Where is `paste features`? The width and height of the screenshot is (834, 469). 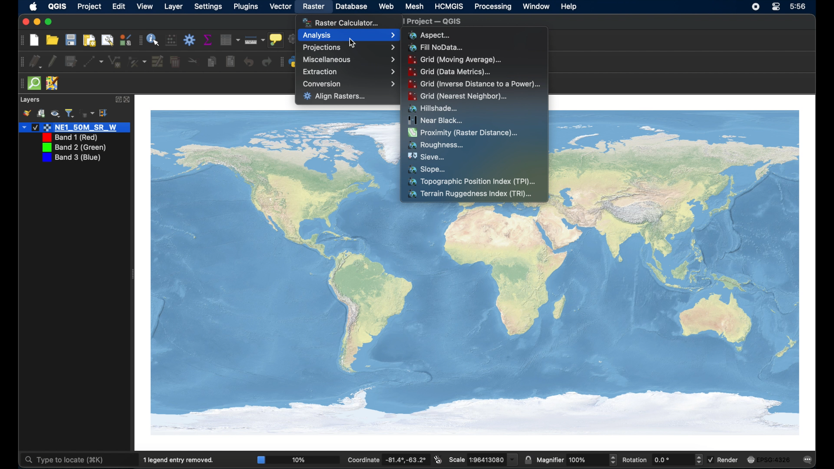
paste features is located at coordinates (230, 61).